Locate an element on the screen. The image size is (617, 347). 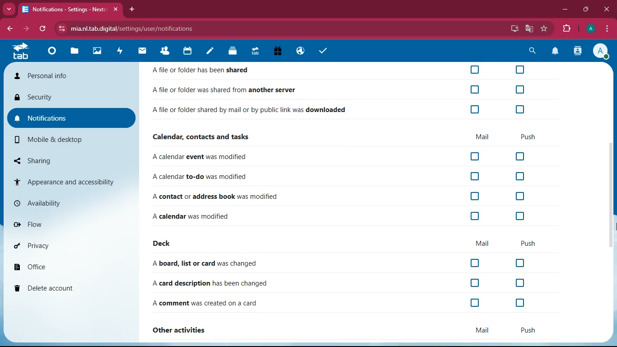
search is located at coordinates (532, 50).